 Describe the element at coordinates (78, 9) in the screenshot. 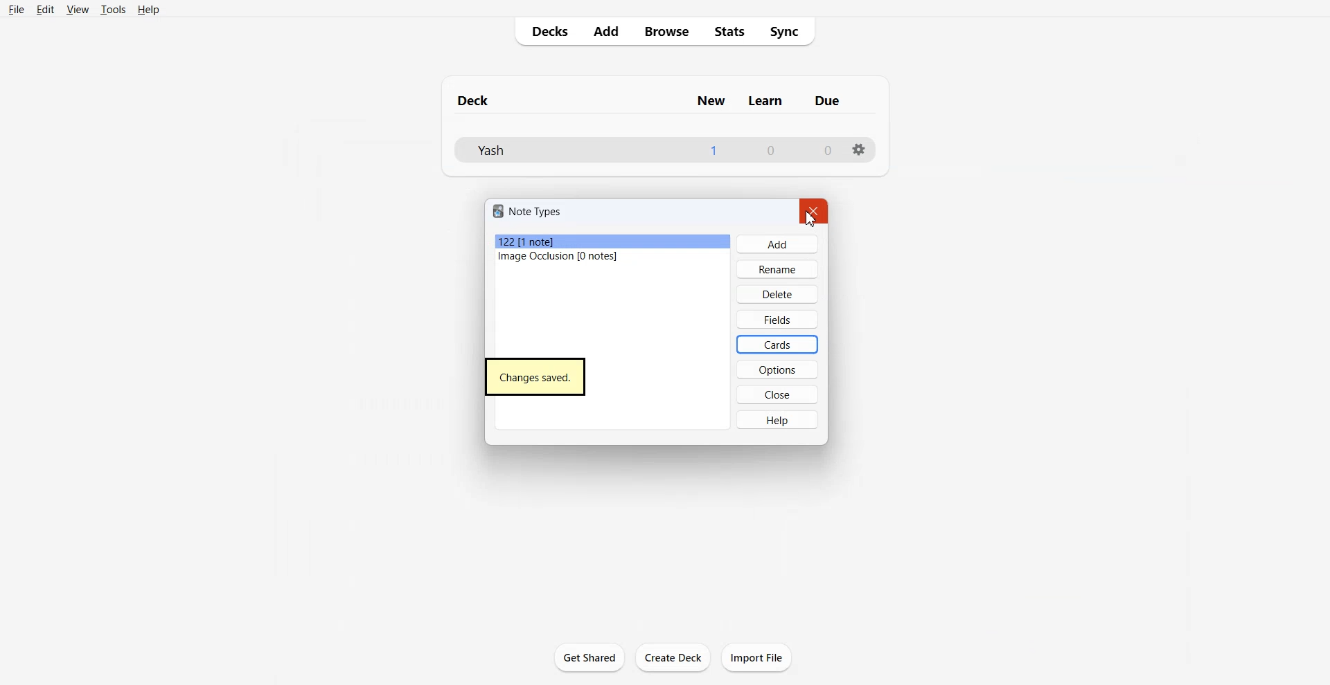

I see `View` at that location.